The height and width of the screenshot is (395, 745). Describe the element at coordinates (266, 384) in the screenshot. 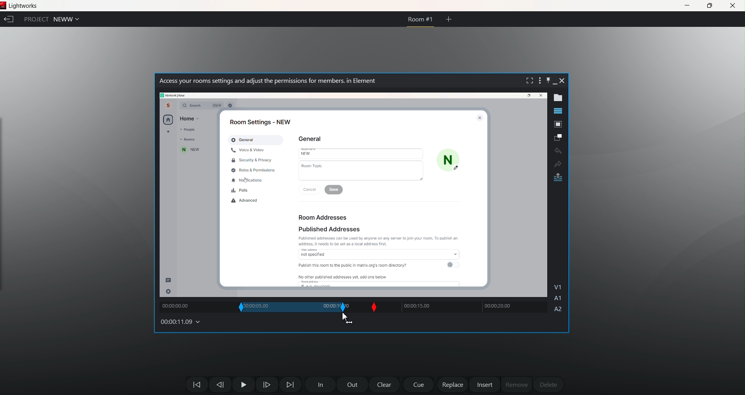

I see `one frame forward` at that location.